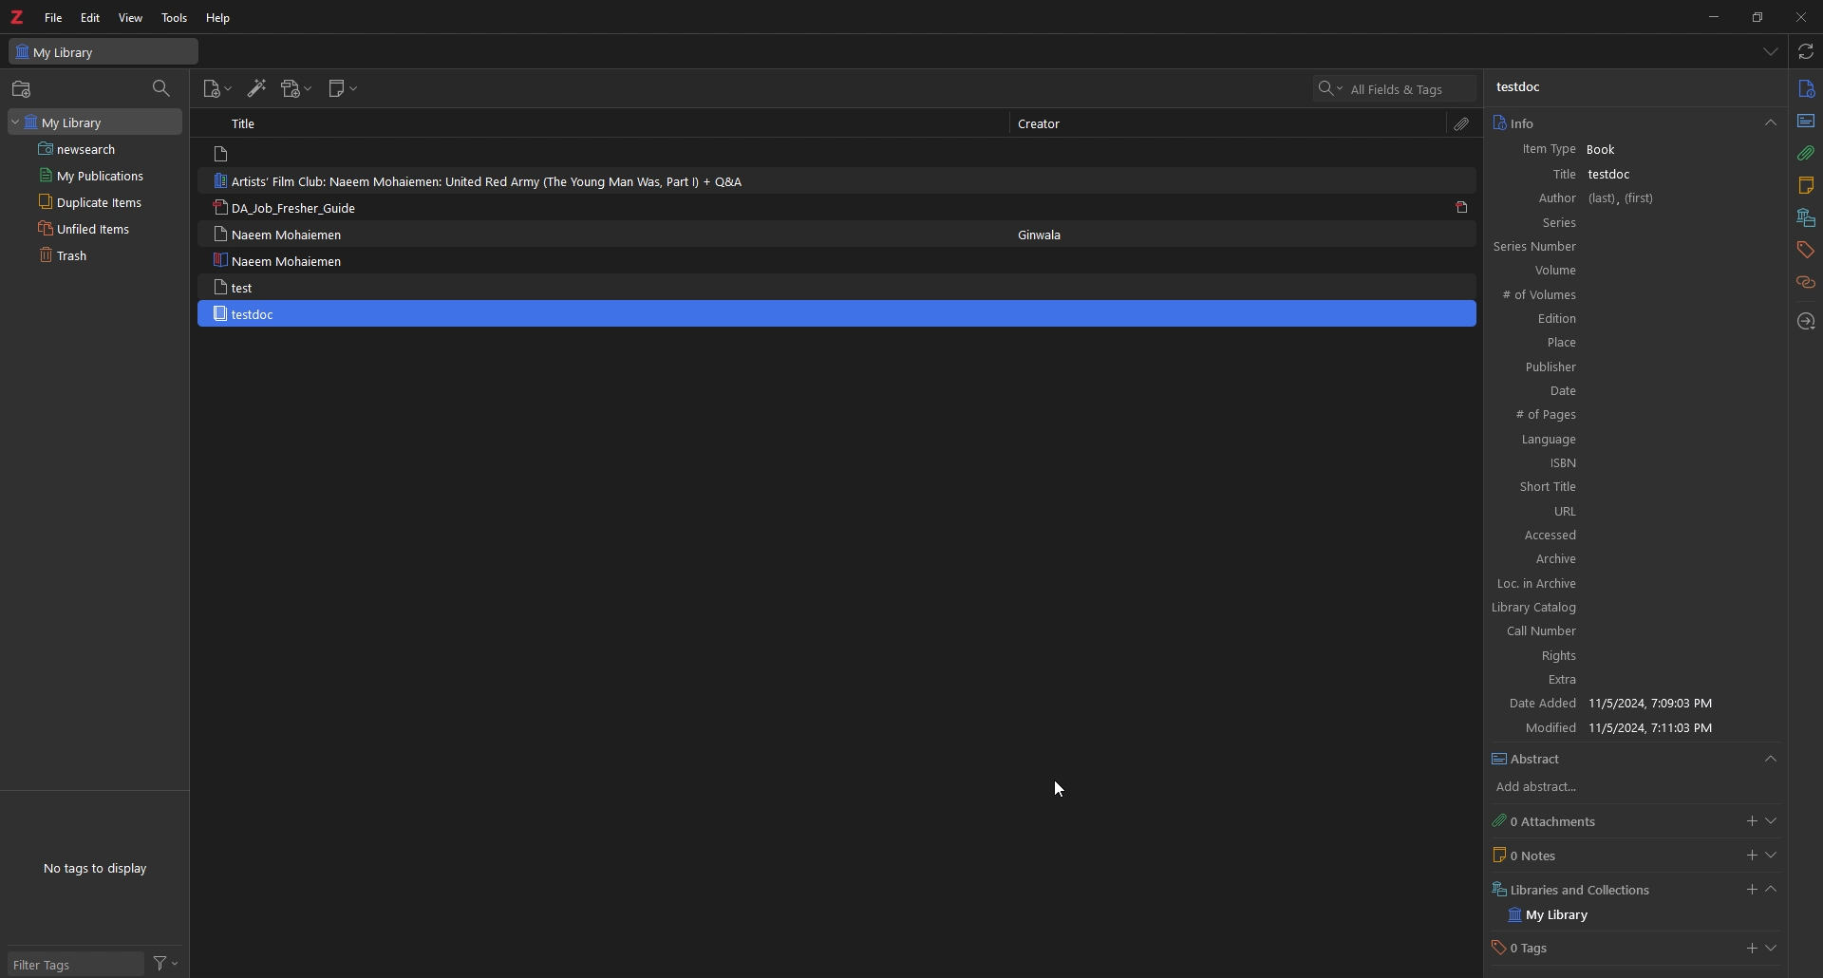 The width and height of the screenshot is (1823, 978). I want to click on Date Added 11/5/2024, 7:09:03 PM, so click(1626, 705).